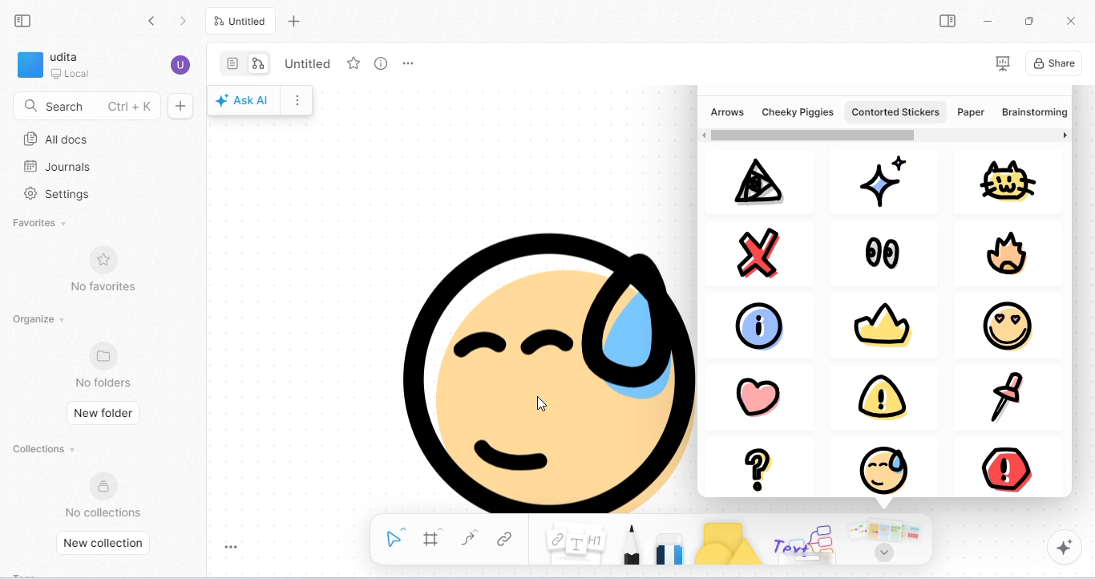 This screenshot has width=1095, height=579. Describe the element at coordinates (807, 543) in the screenshot. I see `others` at that location.